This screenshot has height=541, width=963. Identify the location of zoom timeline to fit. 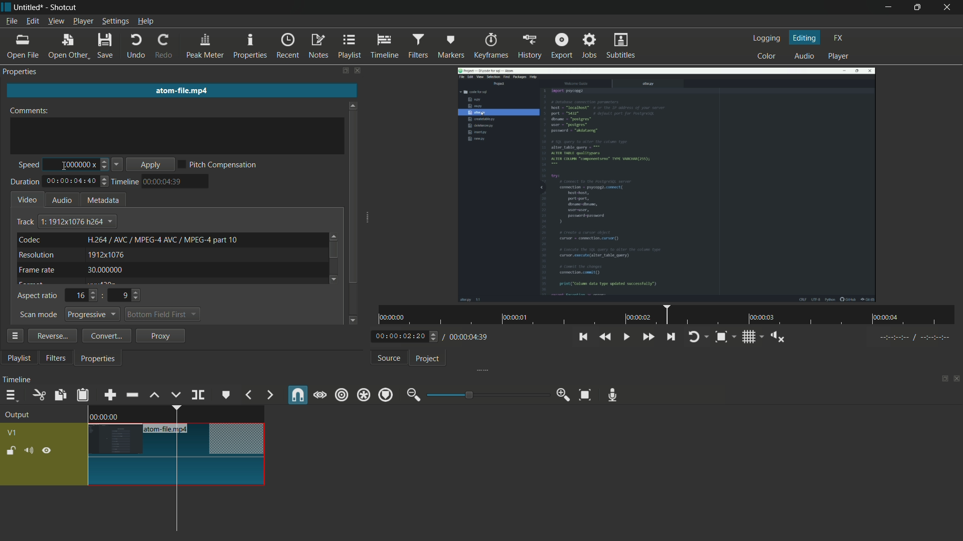
(585, 395).